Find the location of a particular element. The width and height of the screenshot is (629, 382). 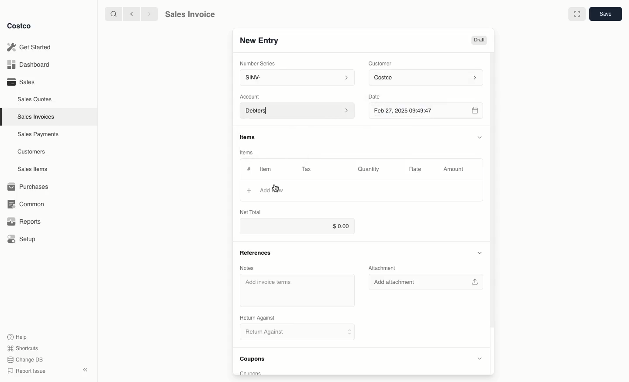

Draft is located at coordinates (480, 41).